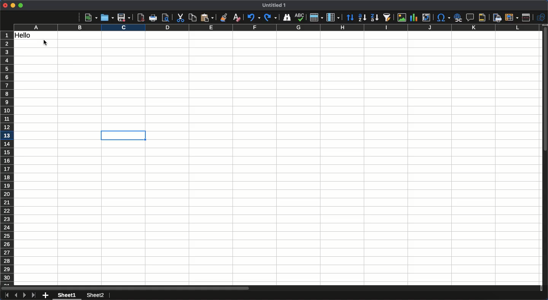 The image size is (548, 300). What do you see at coordinates (253, 17) in the screenshot?
I see `Undo` at bounding box center [253, 17].